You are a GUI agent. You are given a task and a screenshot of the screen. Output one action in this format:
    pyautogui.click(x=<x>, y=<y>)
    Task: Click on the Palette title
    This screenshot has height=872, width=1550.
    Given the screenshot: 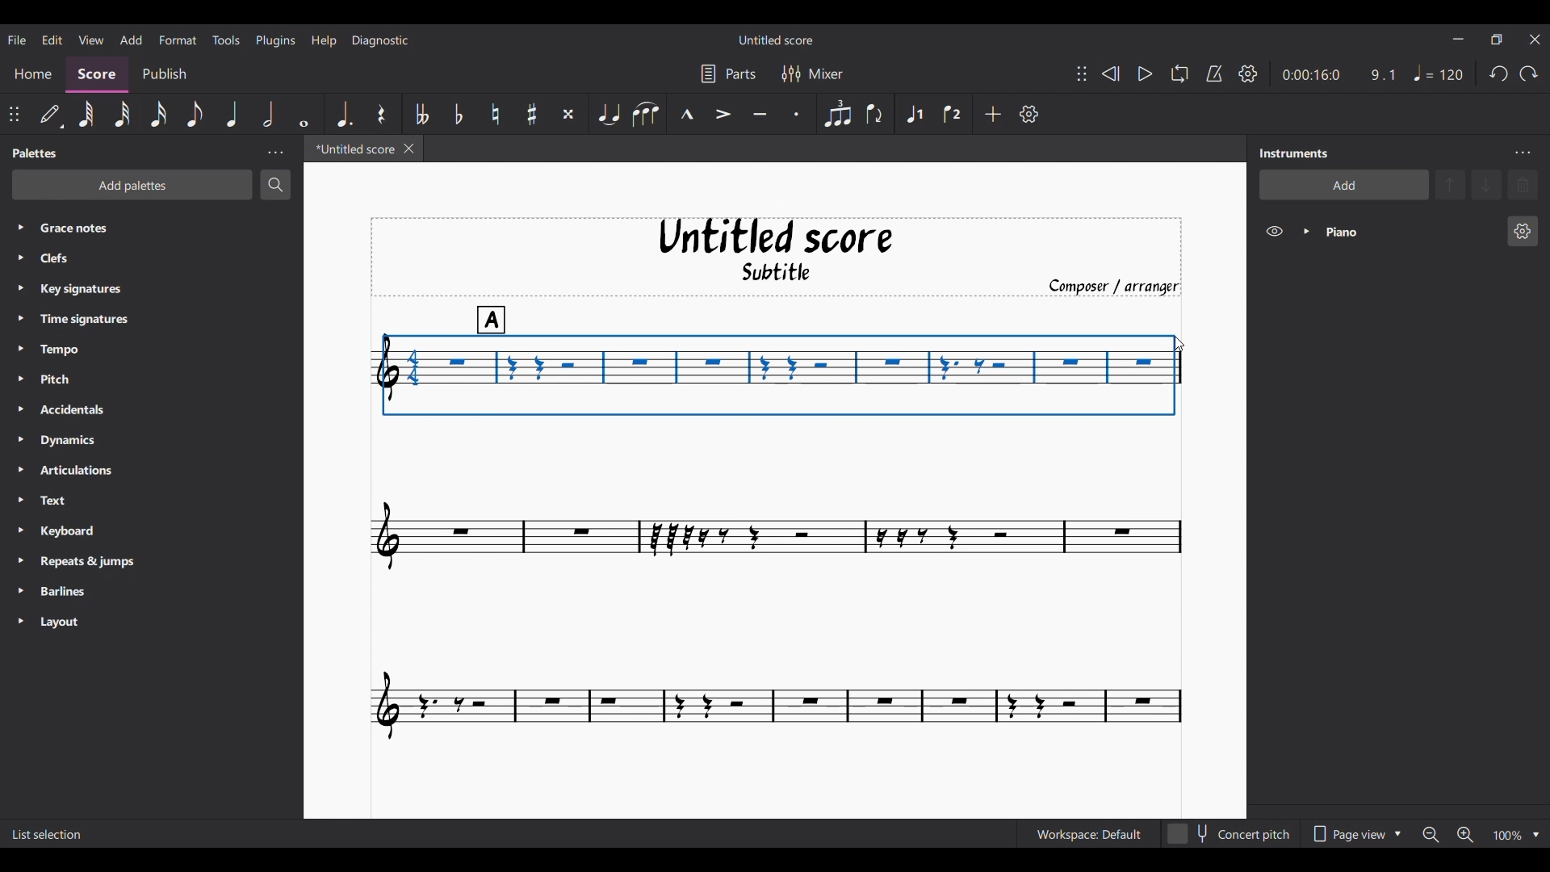 What is the action you would take?
    pyautogui.click(x=36, y=153)
    